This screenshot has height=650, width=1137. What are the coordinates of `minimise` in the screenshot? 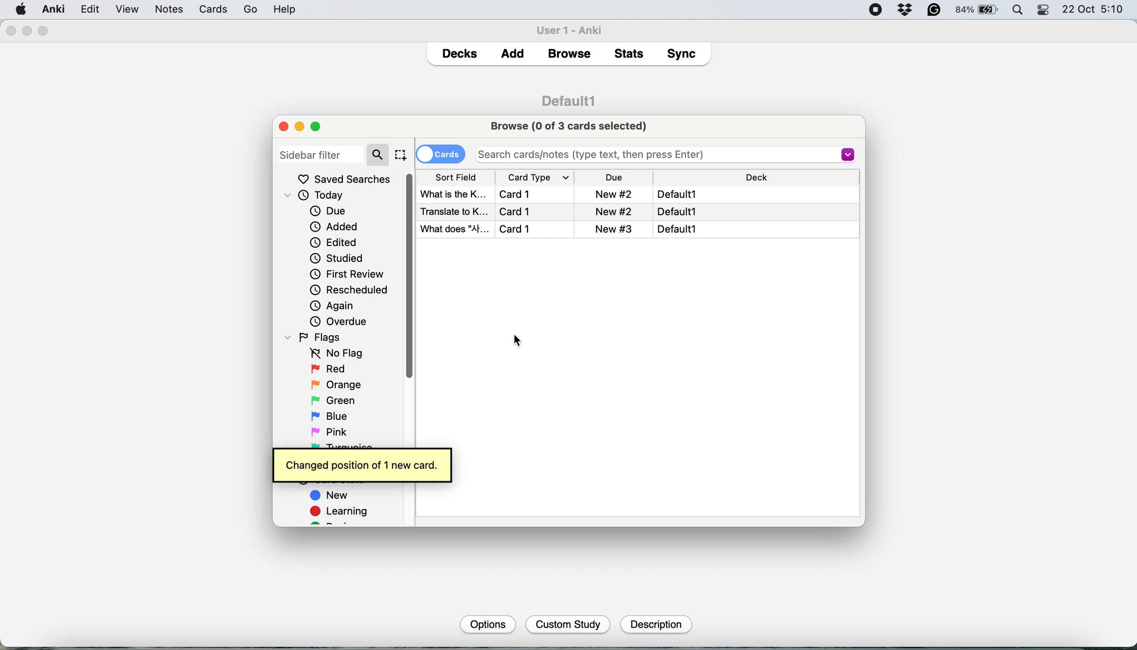 It's located at (27, 30).